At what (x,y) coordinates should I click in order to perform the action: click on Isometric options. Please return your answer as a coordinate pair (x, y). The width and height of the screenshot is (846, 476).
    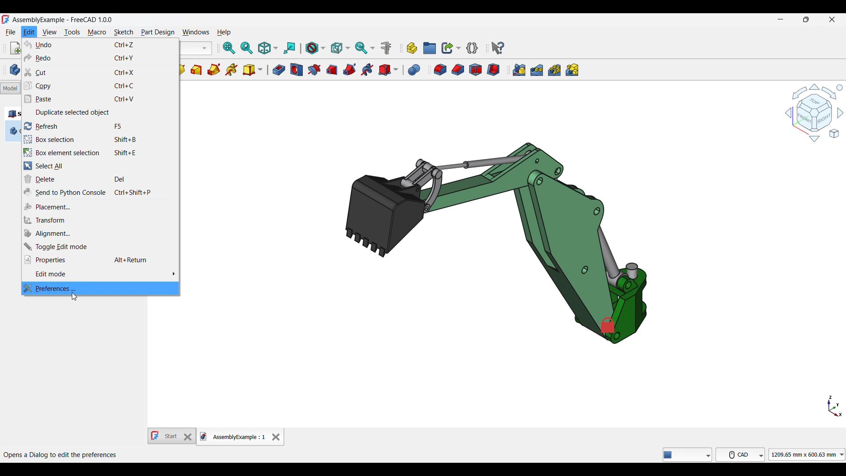
    Looking at the image, I should click on (268, 48).